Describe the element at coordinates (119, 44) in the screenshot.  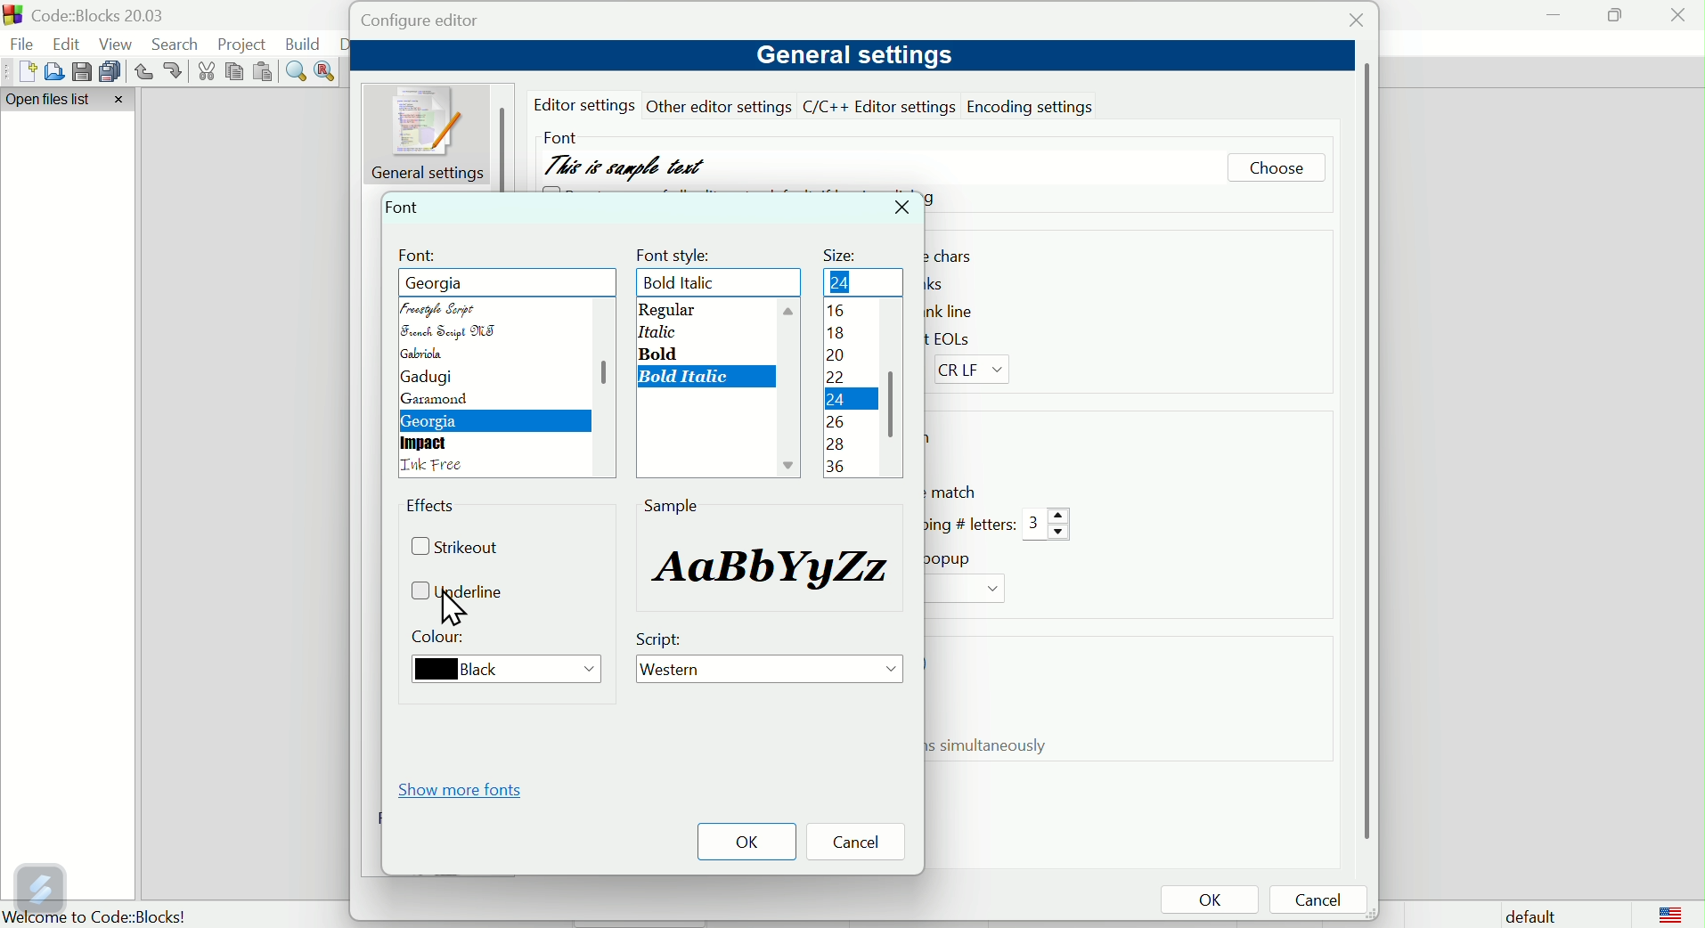
I see `View` at that location.